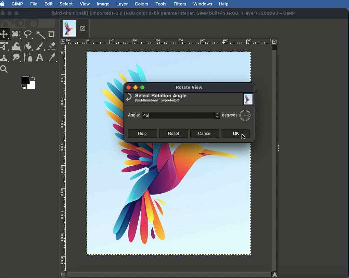 The height and width of the screenshot is (278, 349). I want to click on Minimize, so click(135, 88).